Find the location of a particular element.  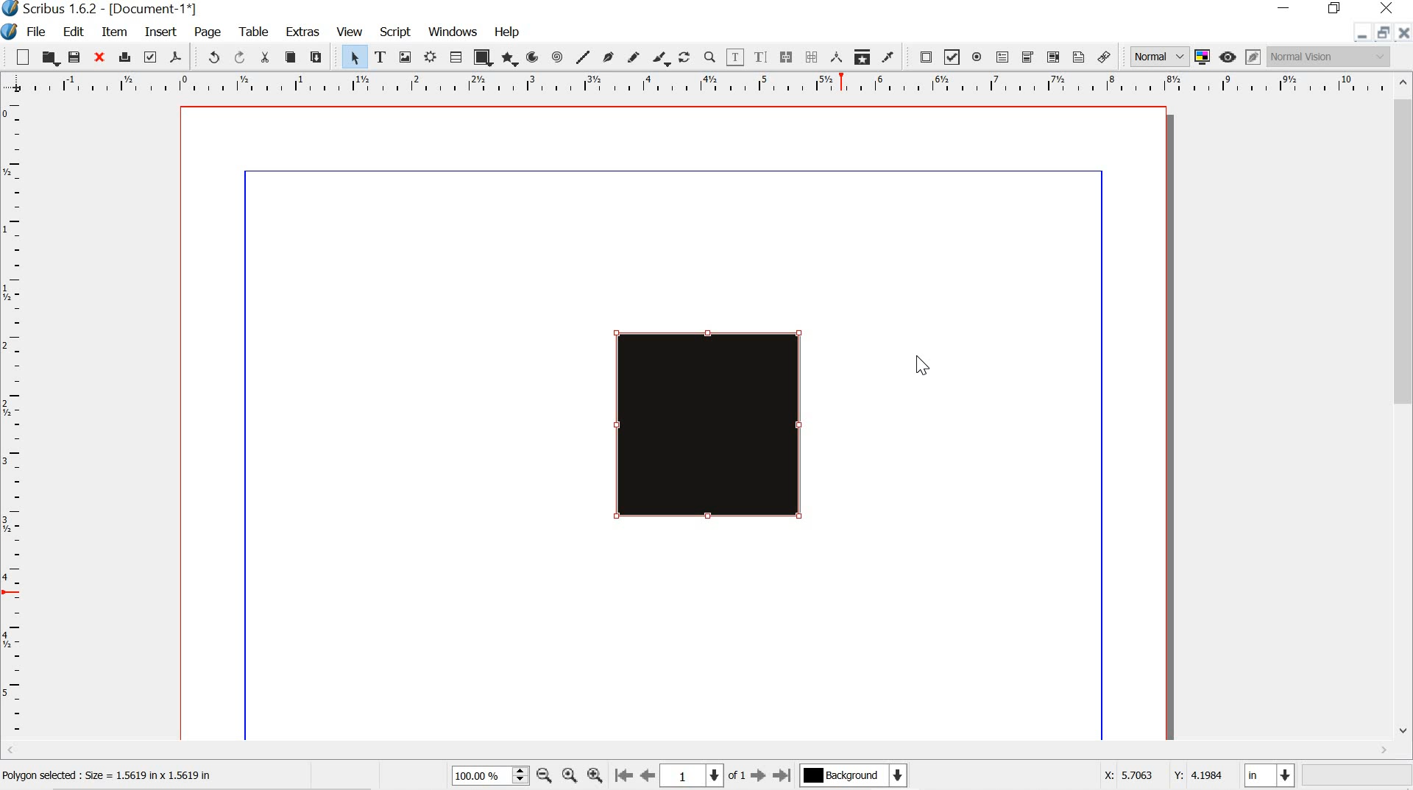

normal vision is located at coordinates (1330, 58).